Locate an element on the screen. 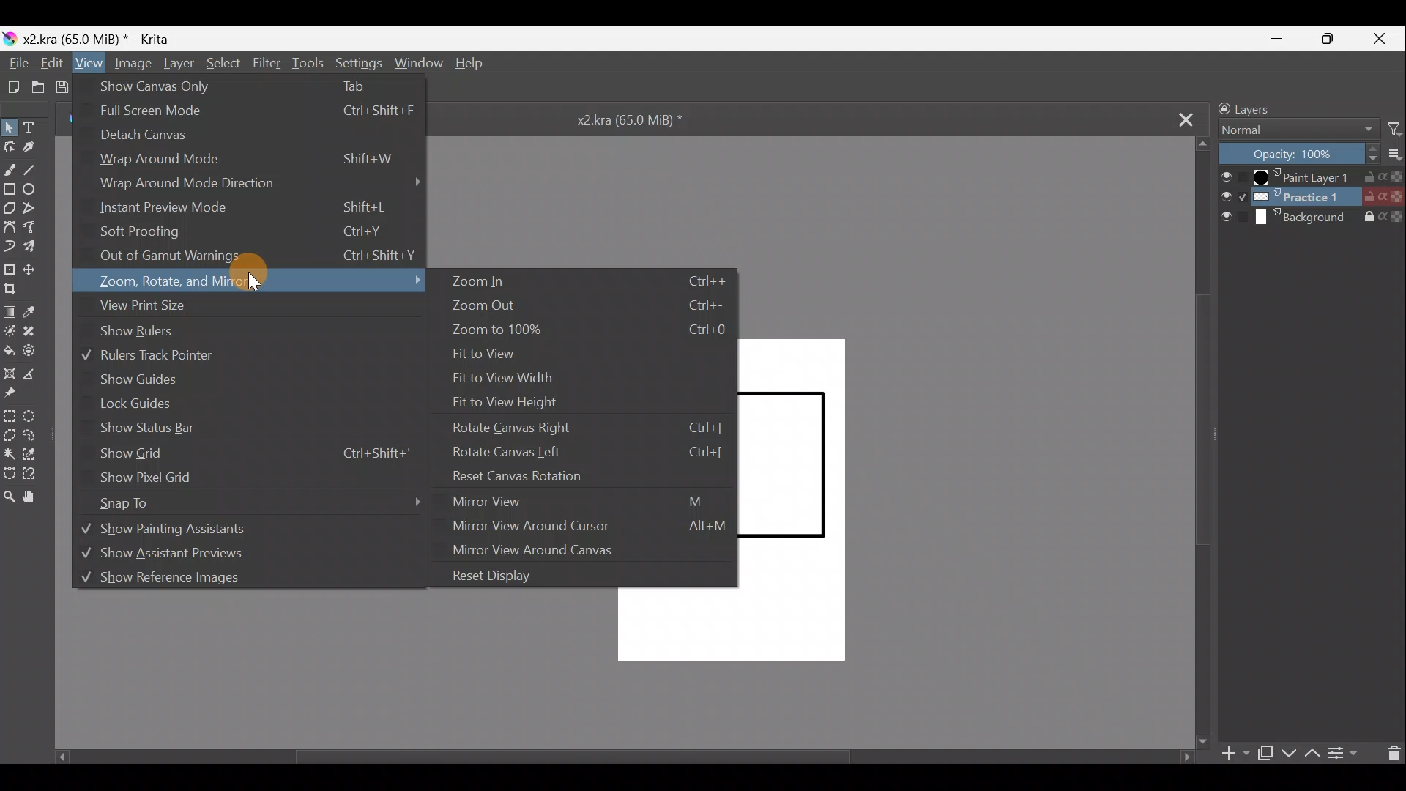 This screenshot has width=1406, height=791. Freehand brush tool is located at coordinates (10, 166).